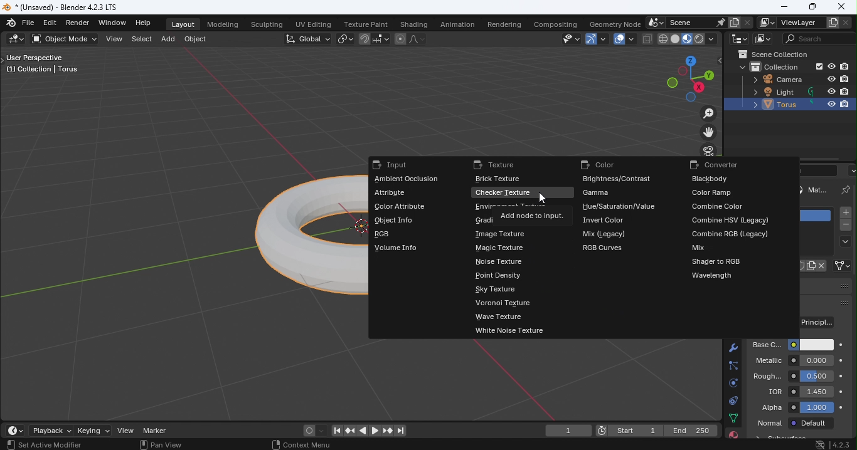  Describe the element at coordinates (819, 170) in the screenshot. I see `Display filter` at that location.